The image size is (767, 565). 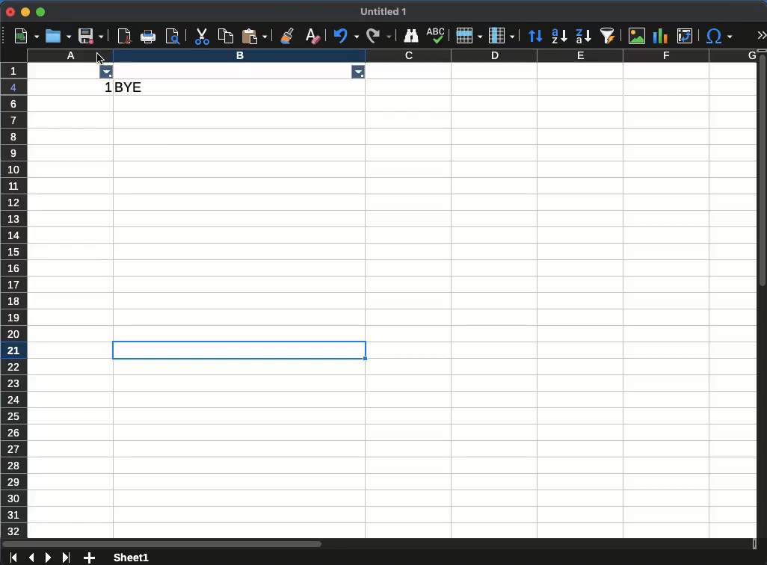 I want to click on add, so click(x=89, y=558).